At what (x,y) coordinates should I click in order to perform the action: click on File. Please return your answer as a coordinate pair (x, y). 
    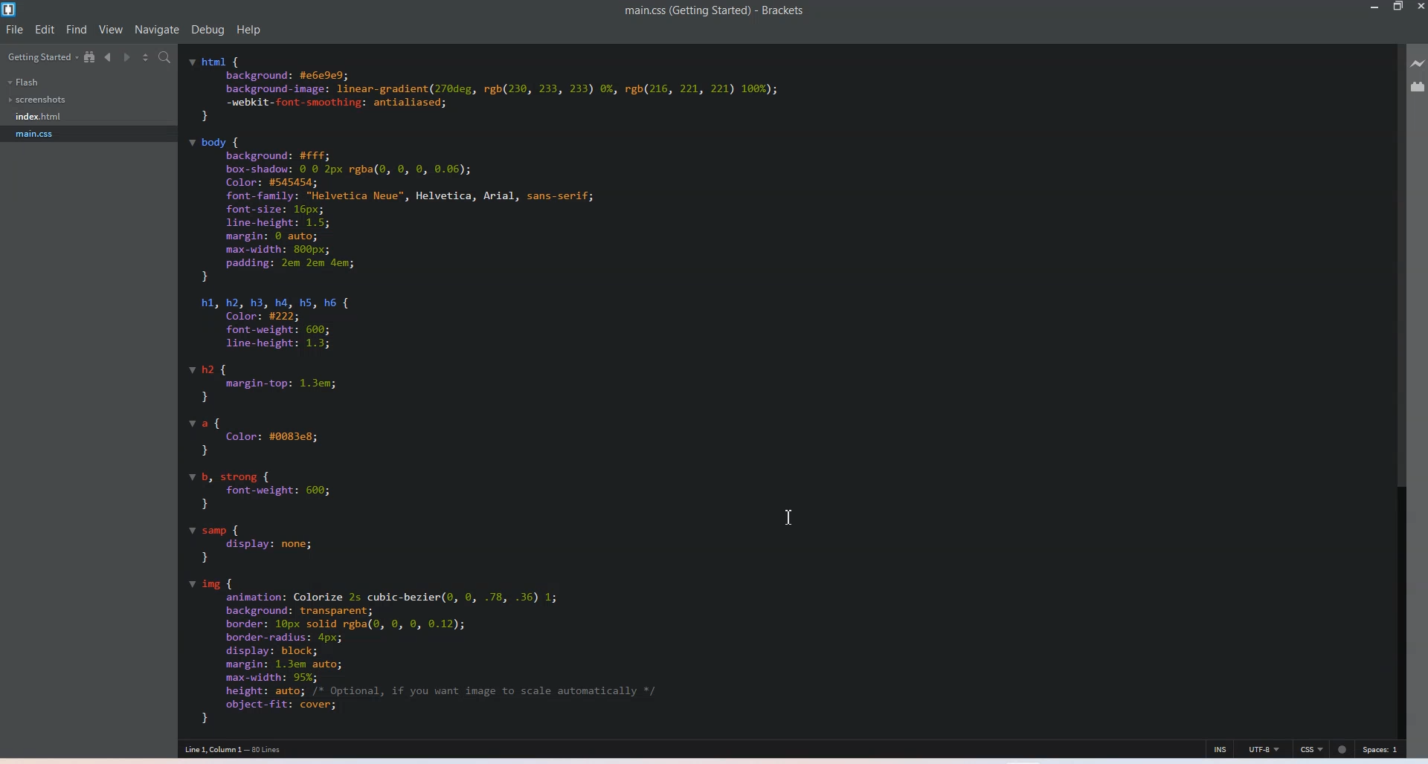
    Looking at the image, I should click on (15, 30).